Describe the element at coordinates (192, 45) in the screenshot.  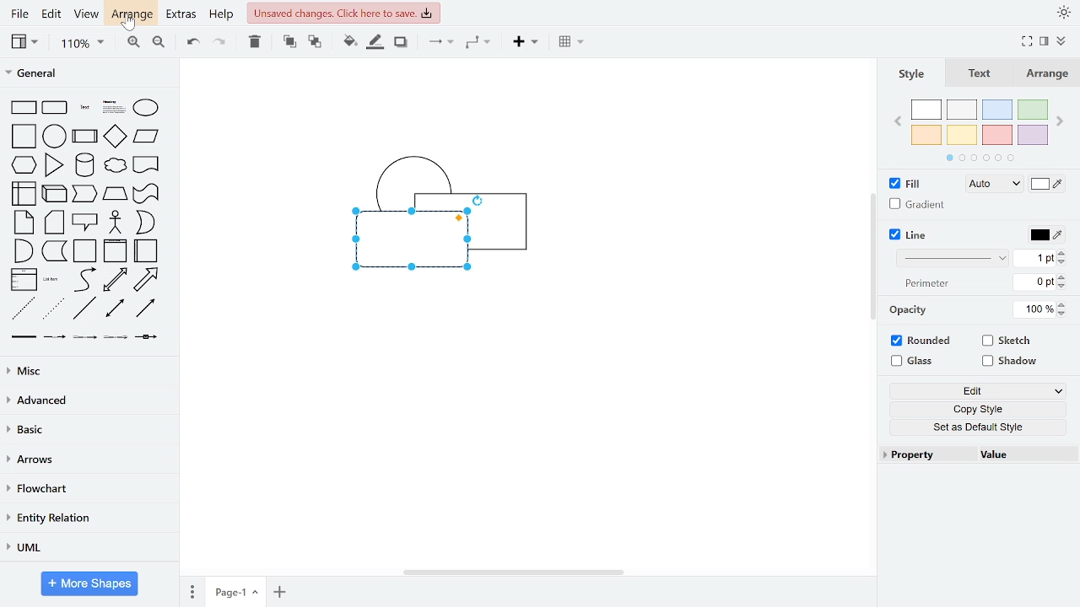
I see `undo` at that location.